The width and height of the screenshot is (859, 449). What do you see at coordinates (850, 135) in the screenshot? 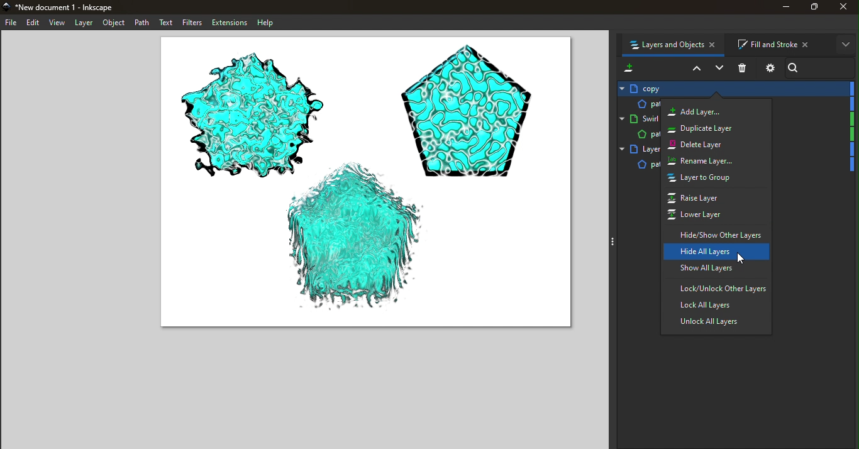
I see `colors of the layers` at bounding box center [850, 135].